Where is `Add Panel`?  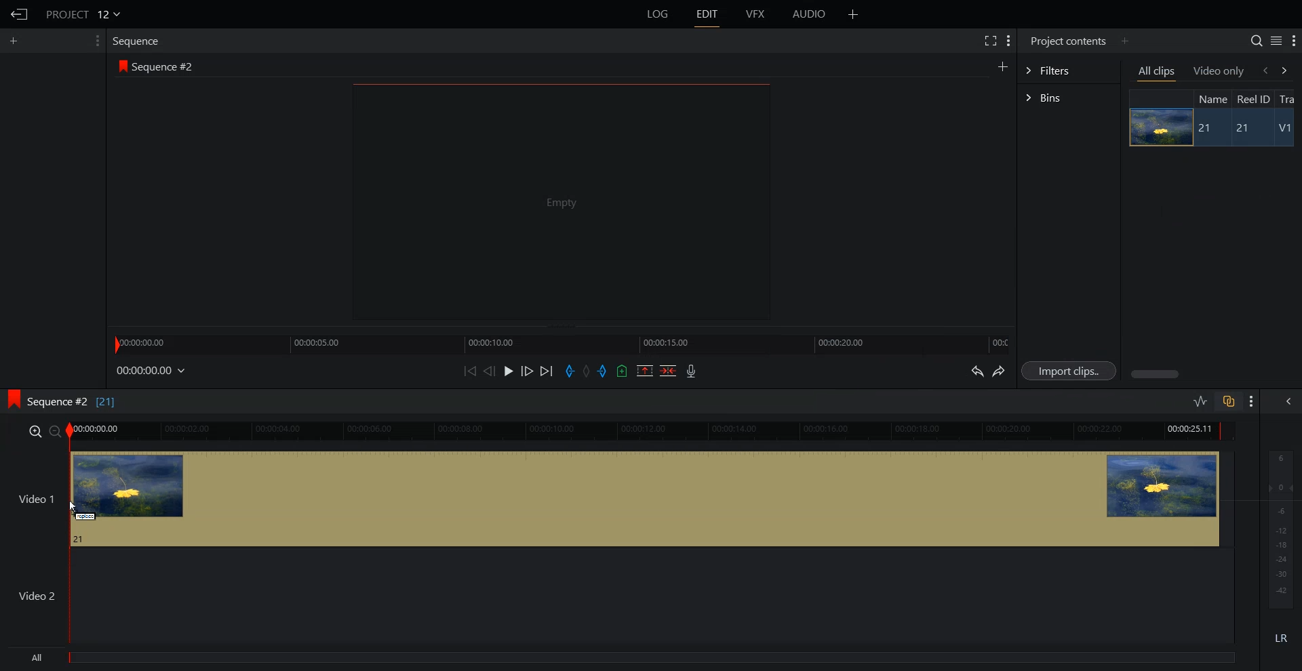
Add Panel is located at coordinates (1124, 41).